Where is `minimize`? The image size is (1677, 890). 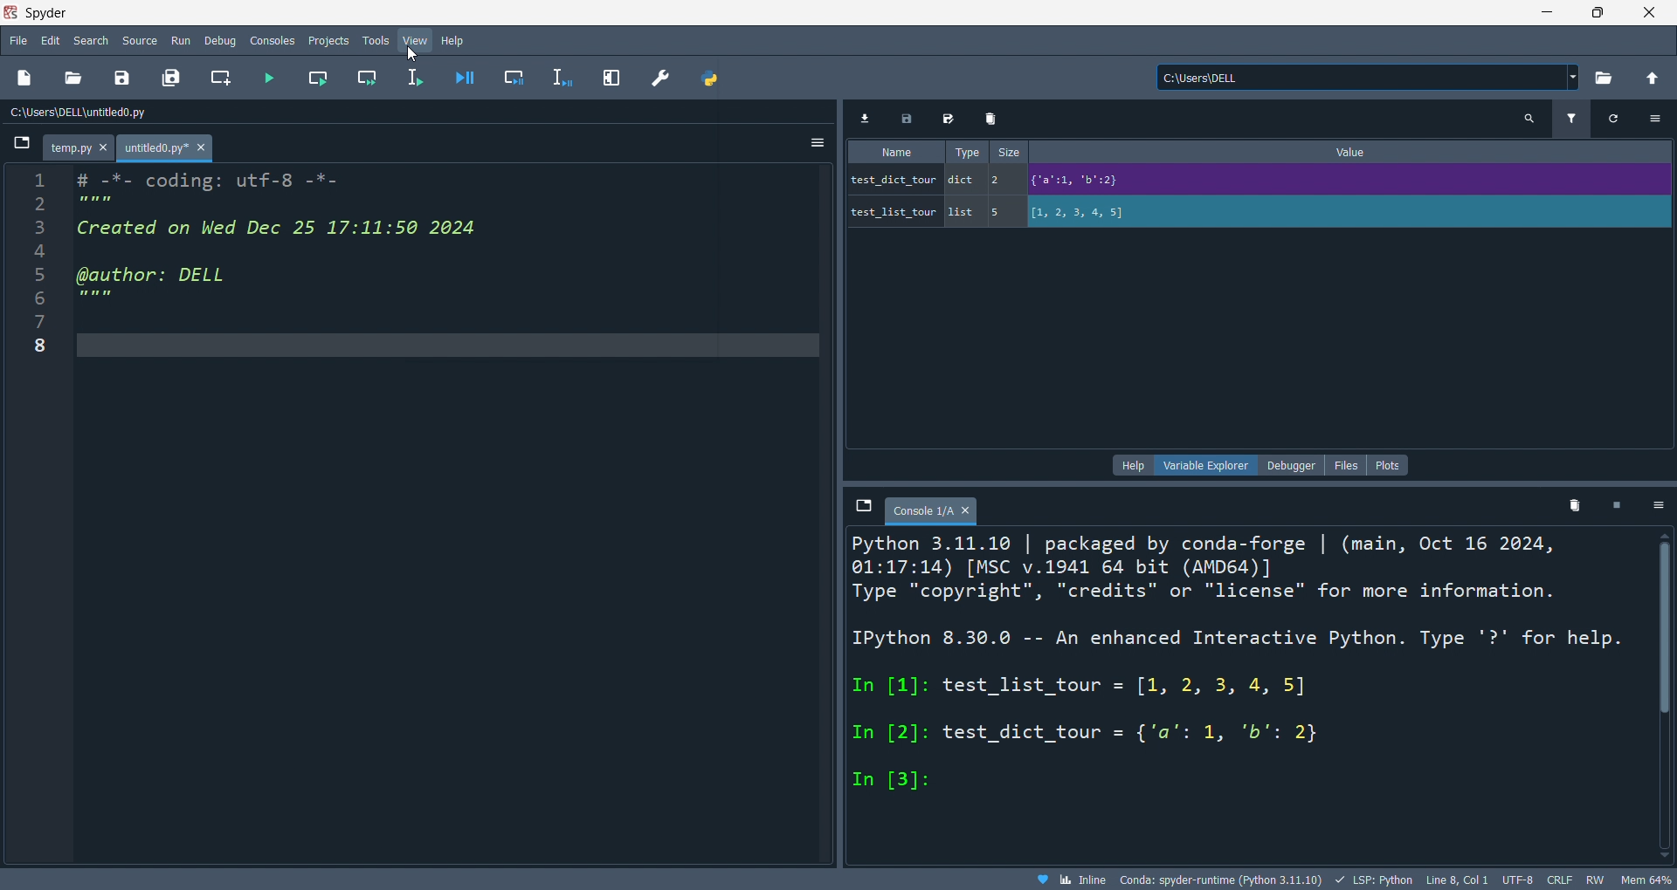 minimize is located at coordinates (1544, 11).